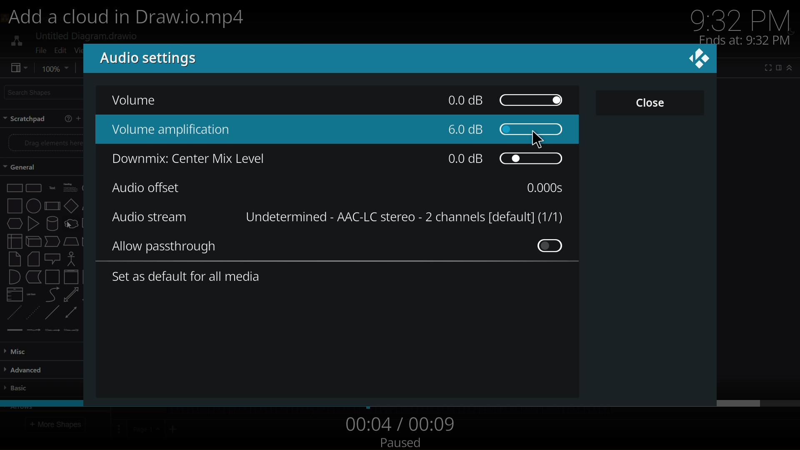 This screenshot has width=800, height=450. Describe the element at coordinates (335, 131) in the screenshot. I see `Volume amplification 6.0 dB ` at that location.